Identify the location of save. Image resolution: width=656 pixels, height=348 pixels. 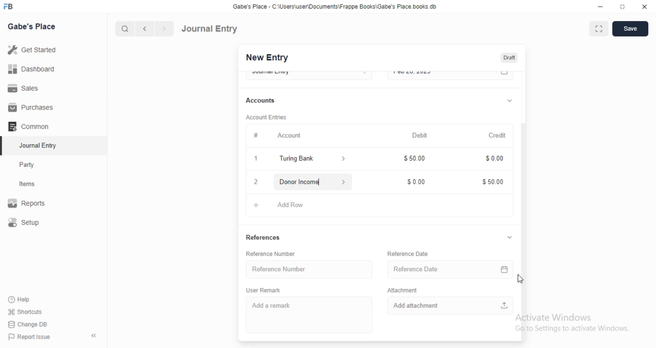
(631, 29).